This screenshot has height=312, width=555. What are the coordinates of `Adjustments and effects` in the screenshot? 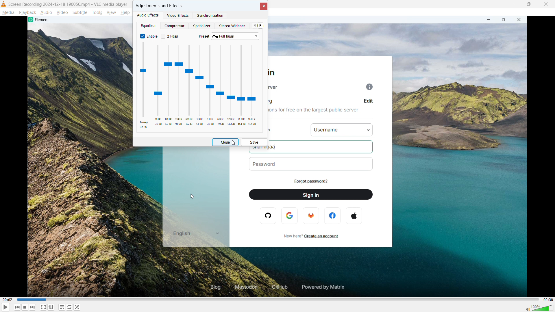 It's located at (159, 6).